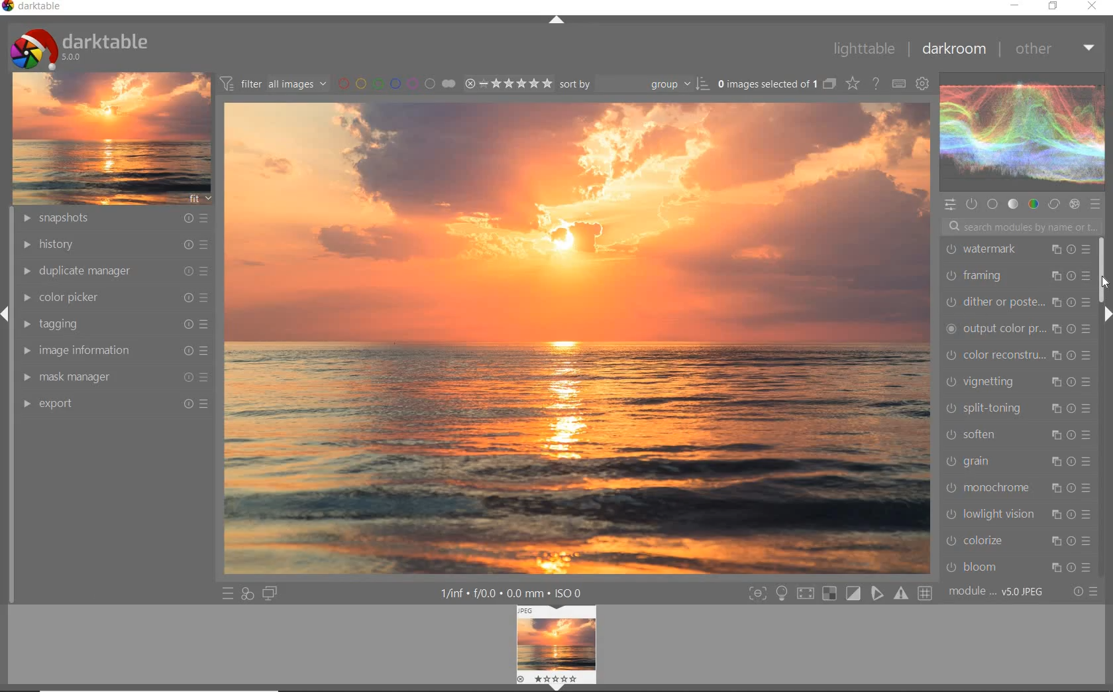 The width and height of the screenshot is (1113, 692). I want to click on darktable, so click(34, 7).